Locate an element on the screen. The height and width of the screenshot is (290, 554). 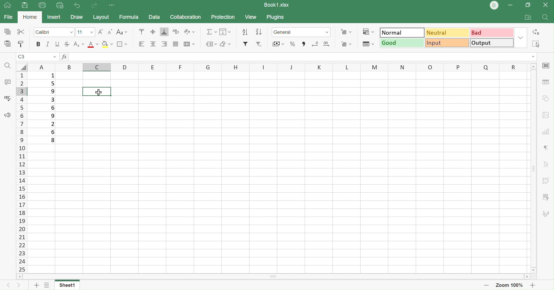
Select all is located at coordinates (535, 43).